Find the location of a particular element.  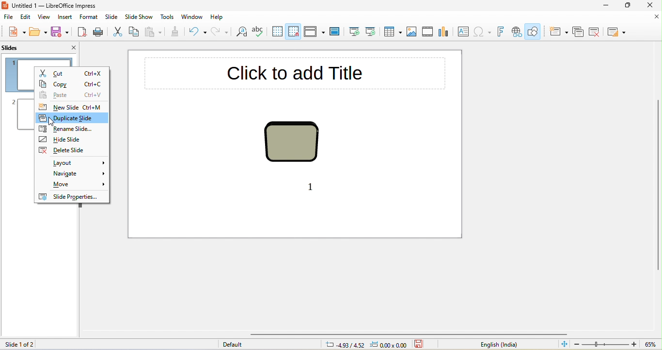

vertical scroll bar is located at coordinates (658, 185).